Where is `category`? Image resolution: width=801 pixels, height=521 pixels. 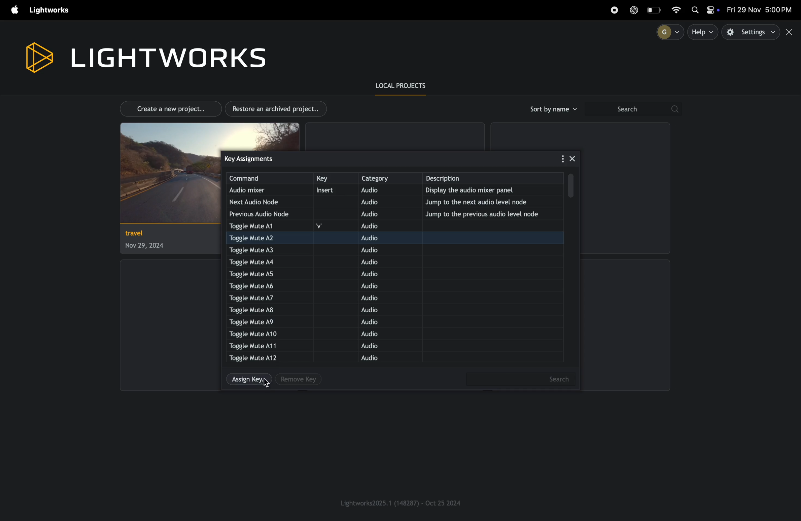 category is located at coordinates (389, 178).